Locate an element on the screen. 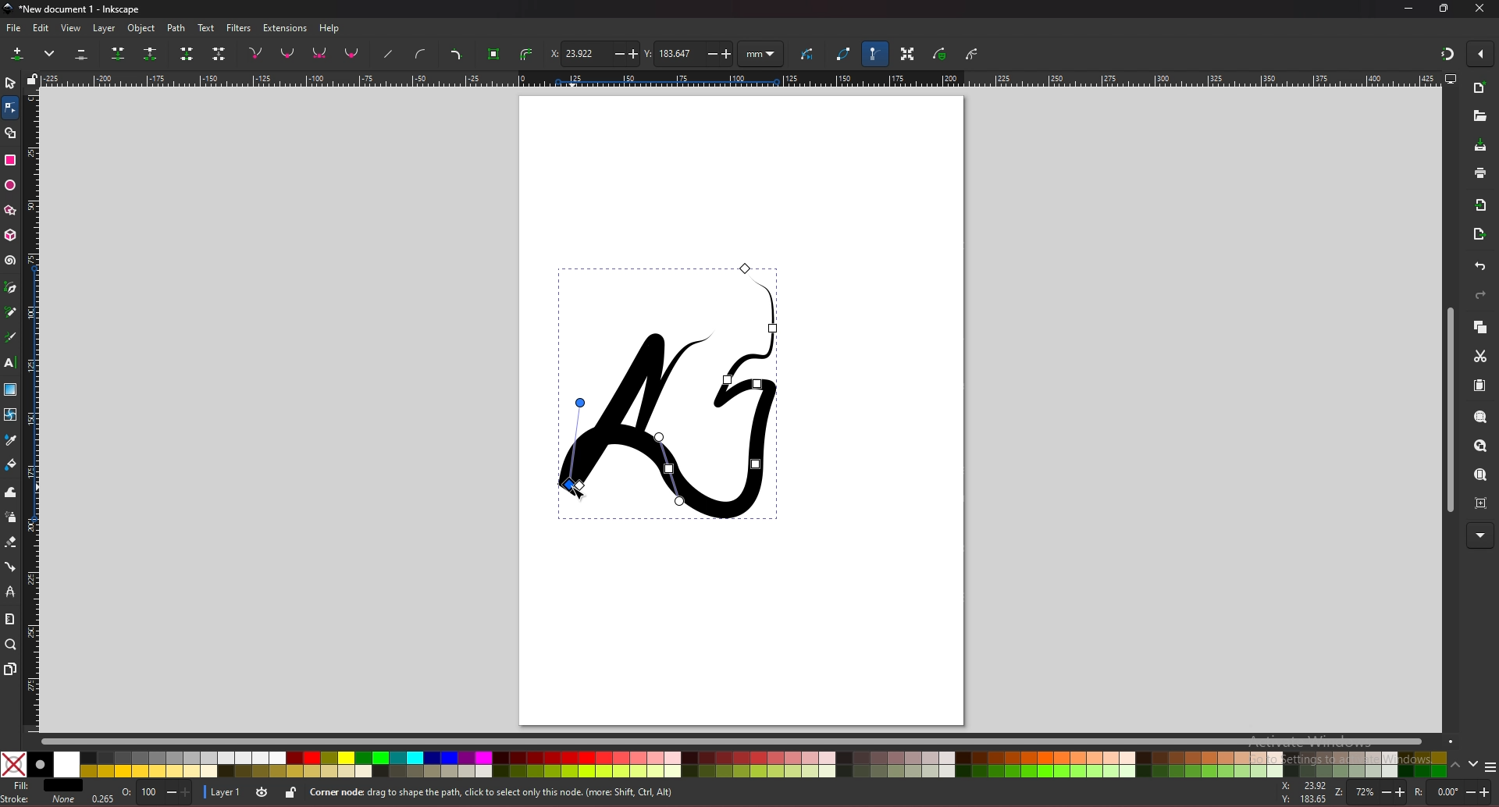 This screenshot has width=1499, height=807. close is located at coordinates (1480, 9).